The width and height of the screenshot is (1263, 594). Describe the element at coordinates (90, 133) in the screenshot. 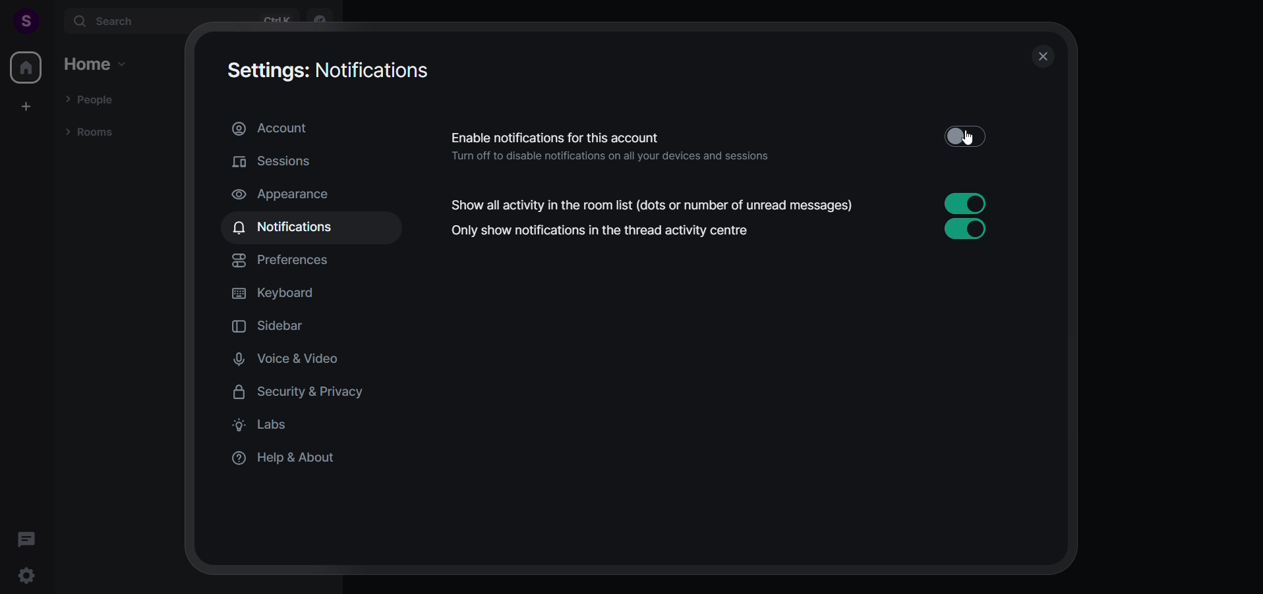

I see `room` at that location.